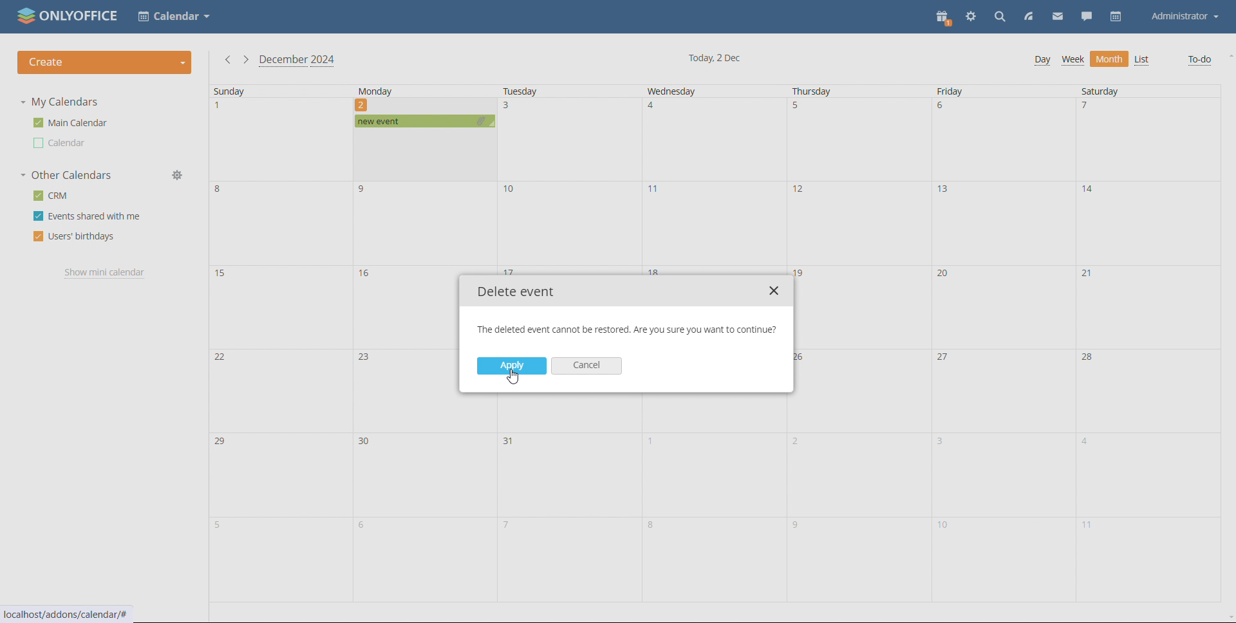  What do you see at coordinates (946, 194) in the screenshot?
I see `13` at bounding box center [946, 194].